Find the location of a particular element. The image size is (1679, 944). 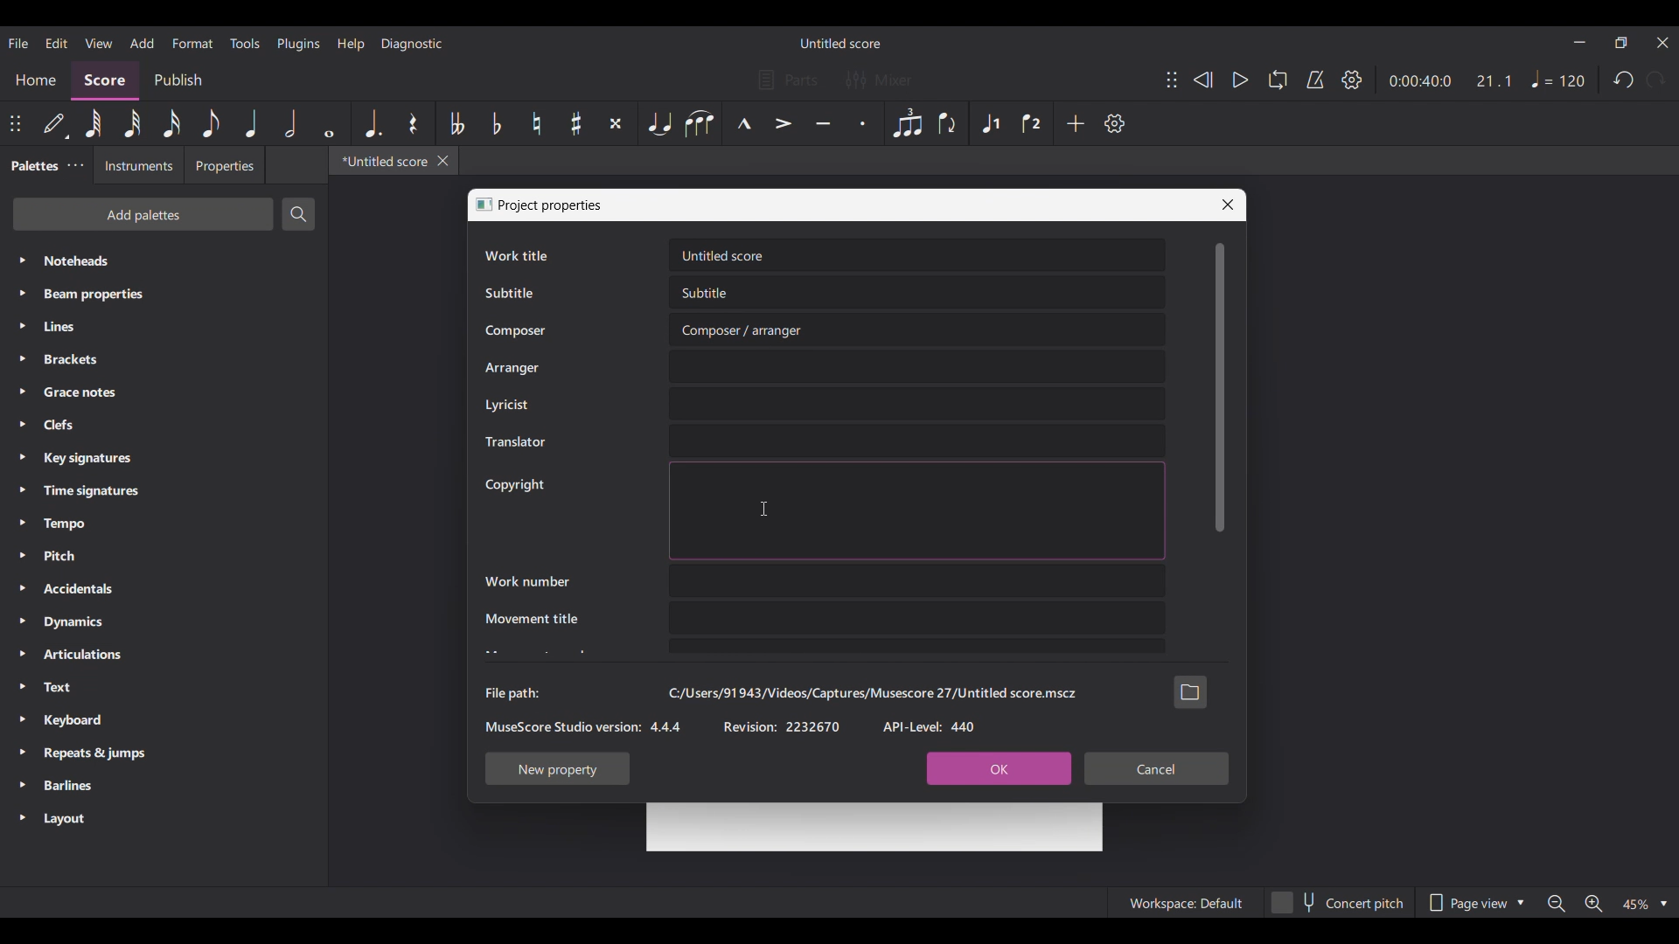

Properties is located at coordinates (224, 165).